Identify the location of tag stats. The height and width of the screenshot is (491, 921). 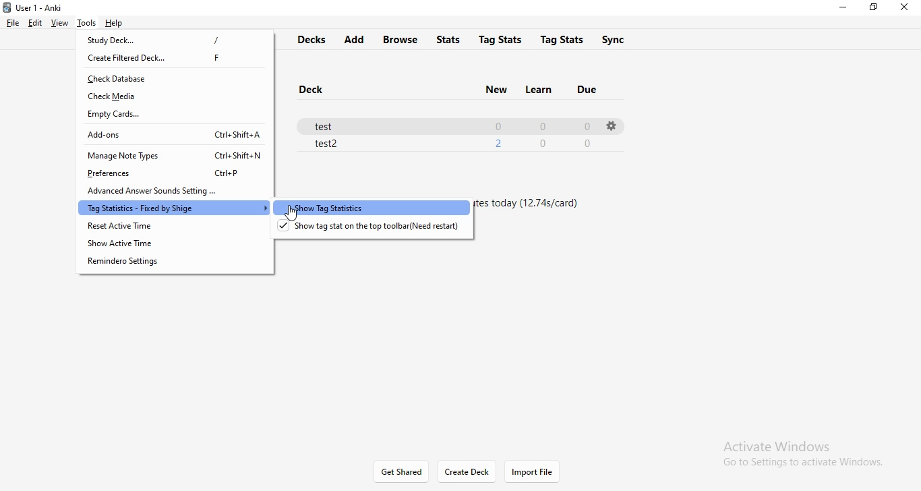
(564, 39).